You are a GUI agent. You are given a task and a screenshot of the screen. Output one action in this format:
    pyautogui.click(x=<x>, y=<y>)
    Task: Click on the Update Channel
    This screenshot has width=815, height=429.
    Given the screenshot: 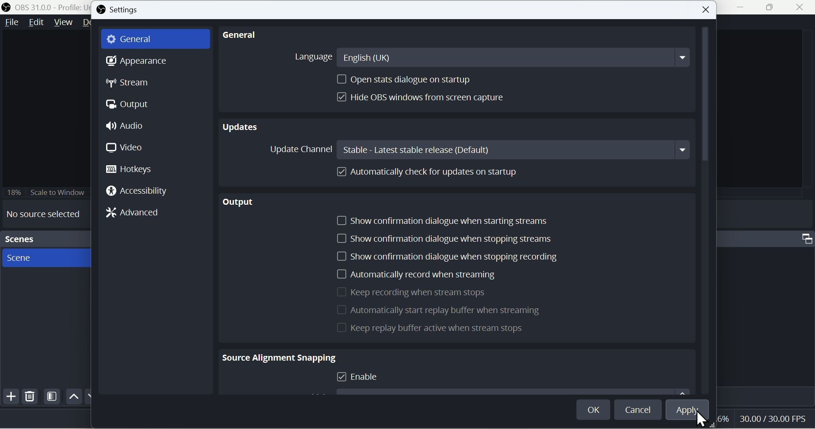 What is the action you would take?
    pyautogui.click(x=300, y=149)
    